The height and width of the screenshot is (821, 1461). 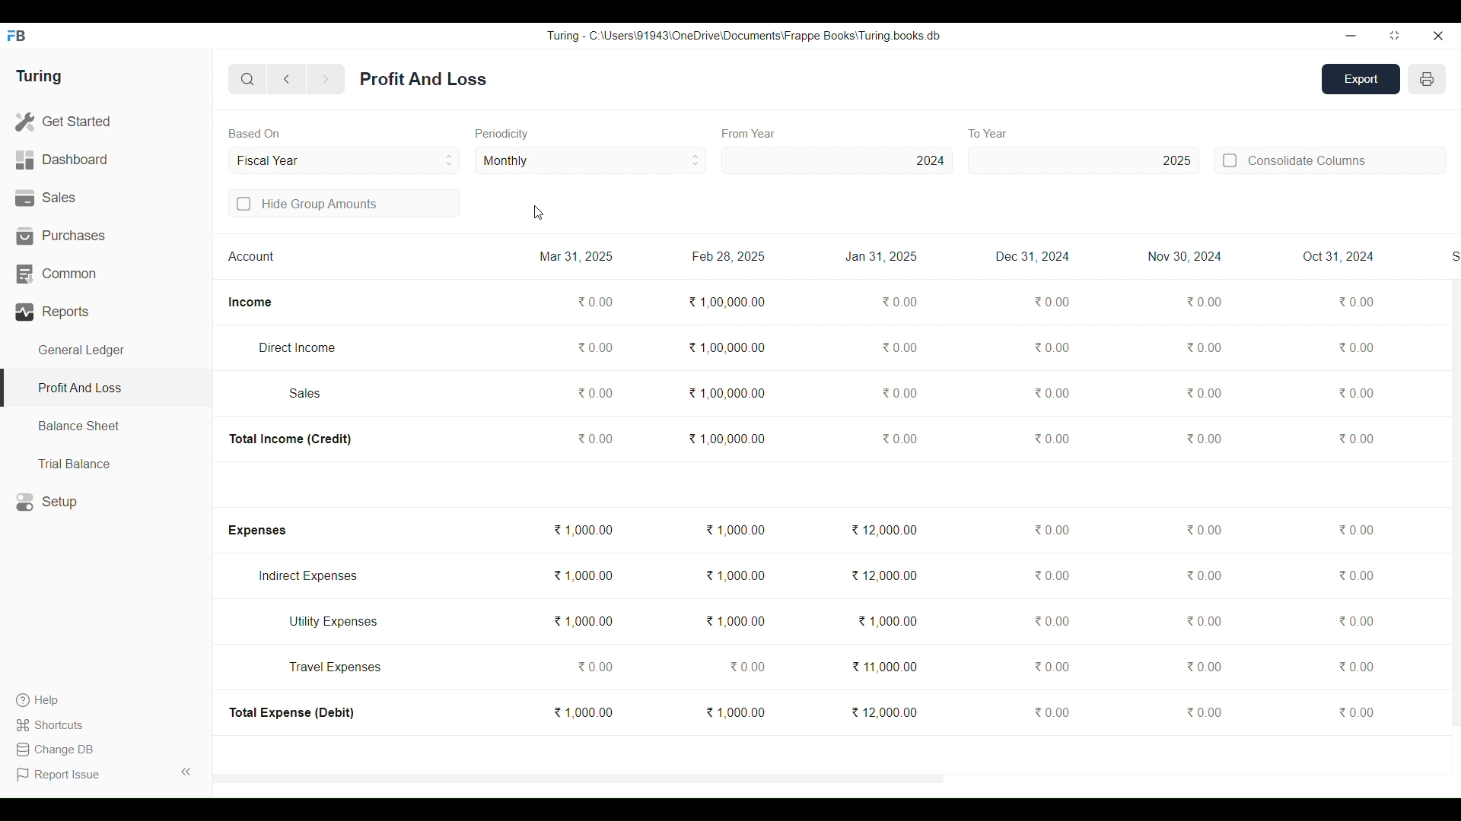 I want to click on Account, so click(x=252, y=255).